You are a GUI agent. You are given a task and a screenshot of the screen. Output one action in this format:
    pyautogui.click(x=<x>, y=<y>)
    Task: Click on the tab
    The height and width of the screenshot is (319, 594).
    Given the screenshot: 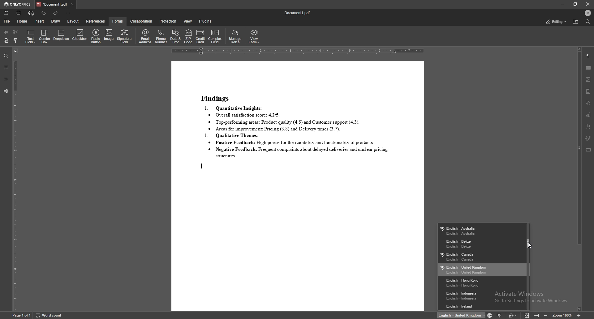 What is the action you would take?
    pyautogui.click(x=52, y=4)
    